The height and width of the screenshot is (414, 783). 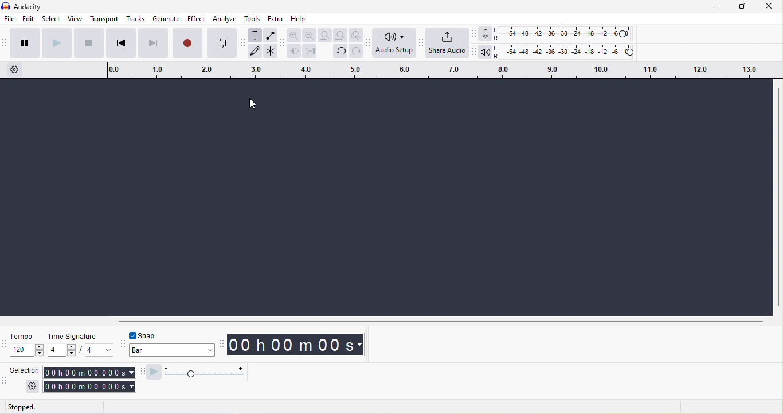 I want to click on vertical scroll bar, so click(x=777, y=196).